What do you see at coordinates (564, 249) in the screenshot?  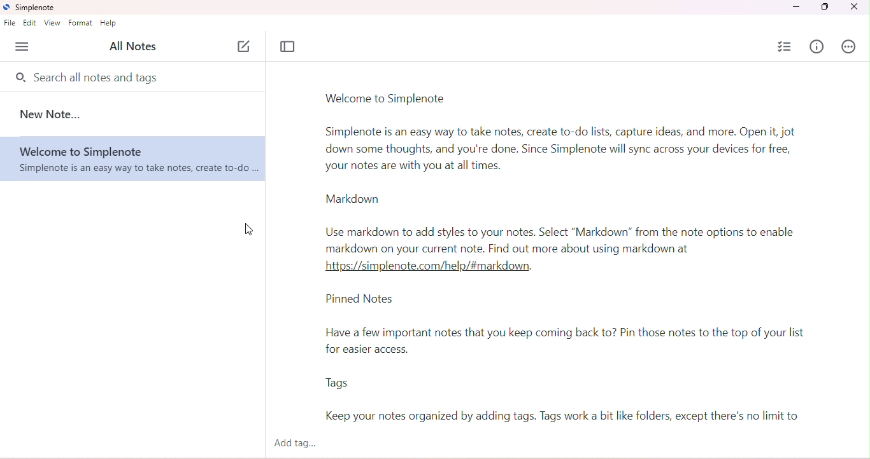 I see `markdown text` at bounding box center [564, 249].